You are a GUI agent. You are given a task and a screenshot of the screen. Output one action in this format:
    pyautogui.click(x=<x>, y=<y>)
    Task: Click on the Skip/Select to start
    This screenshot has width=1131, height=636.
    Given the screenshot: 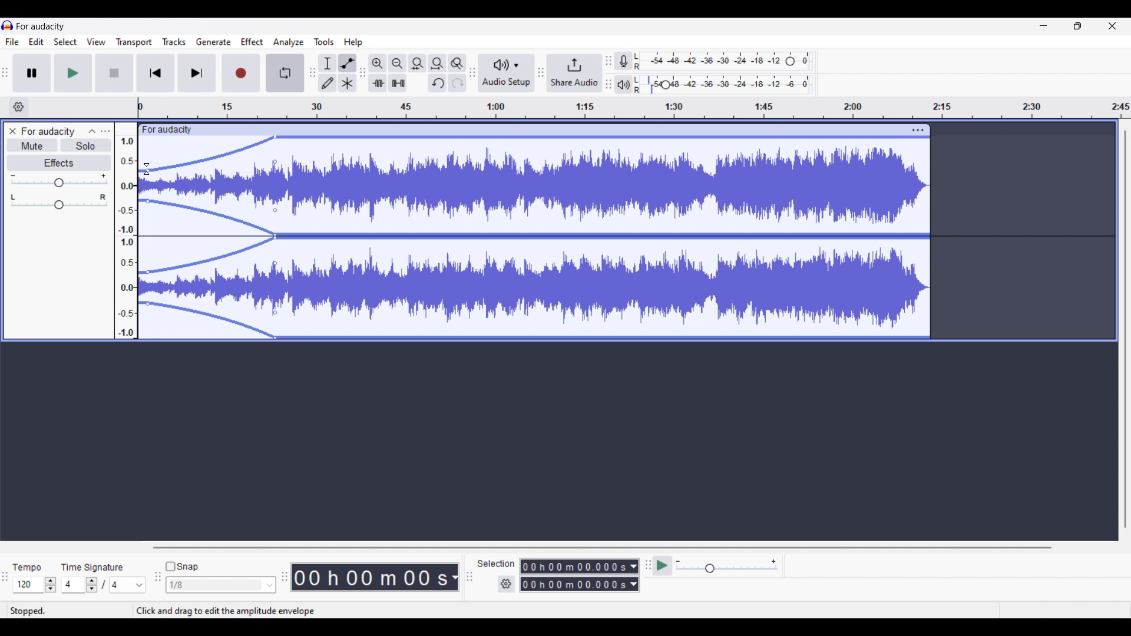 What is the action you would take?
    pyautogui.click(x=156, y=72)
    